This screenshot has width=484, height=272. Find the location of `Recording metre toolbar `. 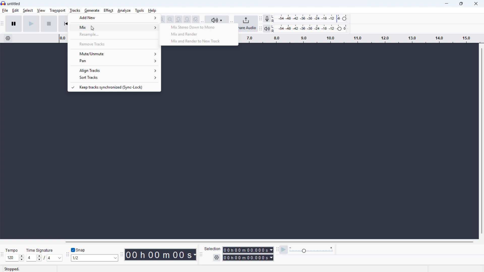

Recording metre toolbar  is located at coordinates (267, 18).